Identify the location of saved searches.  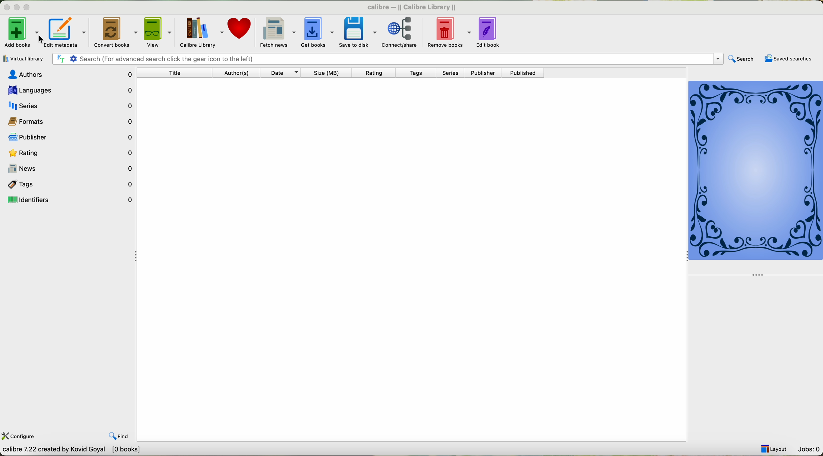
(788, 59).